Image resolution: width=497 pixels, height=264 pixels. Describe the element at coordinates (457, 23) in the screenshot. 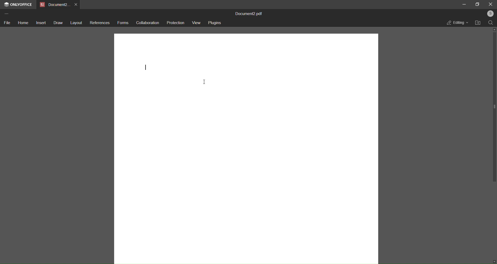

I see `editing` at that location.